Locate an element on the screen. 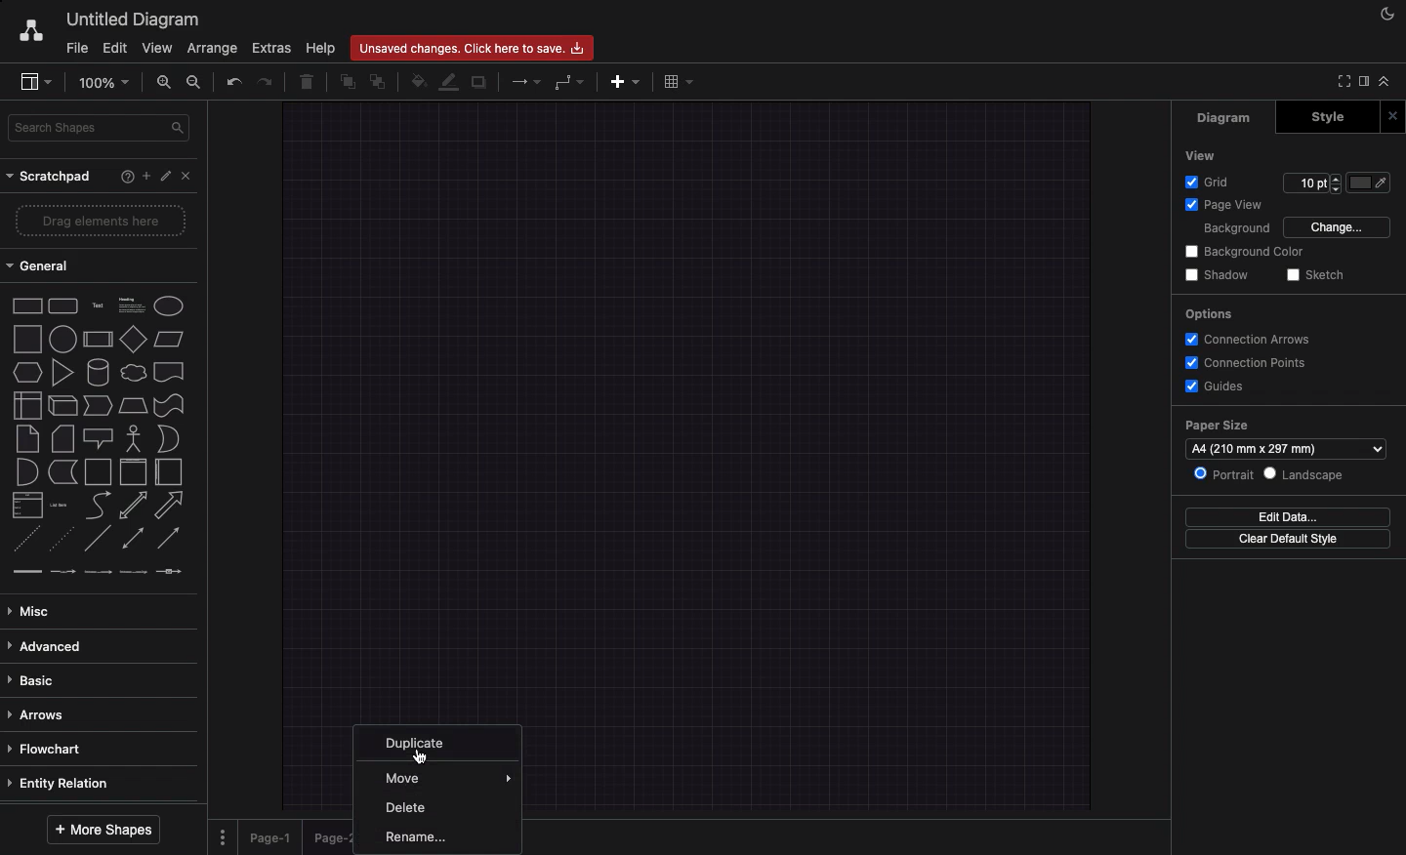 The width and height of the screenshot is (1406, 855). Options is located at coordinates (220, 834).